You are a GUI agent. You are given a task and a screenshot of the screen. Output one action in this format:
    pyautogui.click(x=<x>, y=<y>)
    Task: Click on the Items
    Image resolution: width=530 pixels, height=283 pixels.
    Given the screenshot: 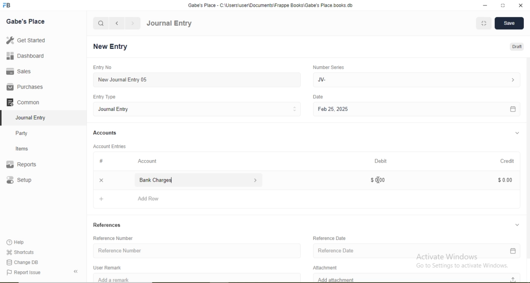 What is the action you would take?
    pyautogui.click(x=27, y=149)
    